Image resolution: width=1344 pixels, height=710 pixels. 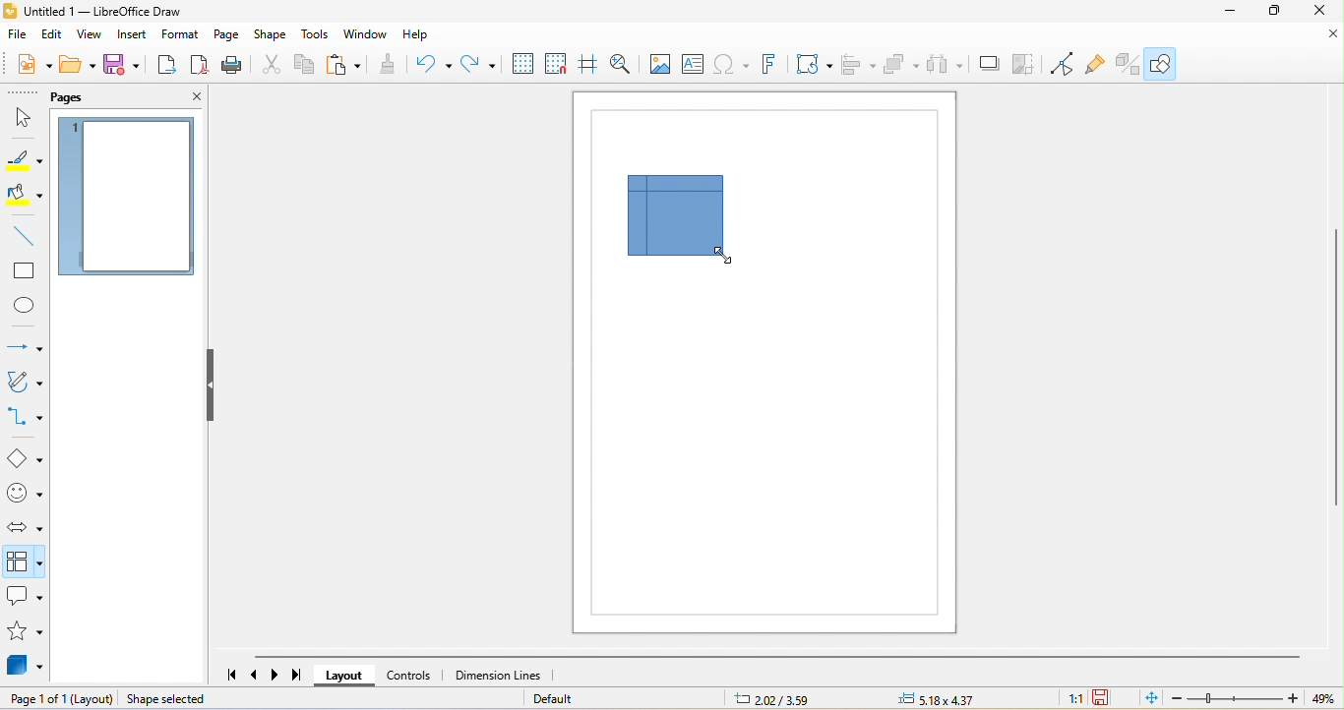 What do you see at coordinates (954, 698) in the screenshot?
I see `5.18 x 4.37` at bounding box center [954, 698].